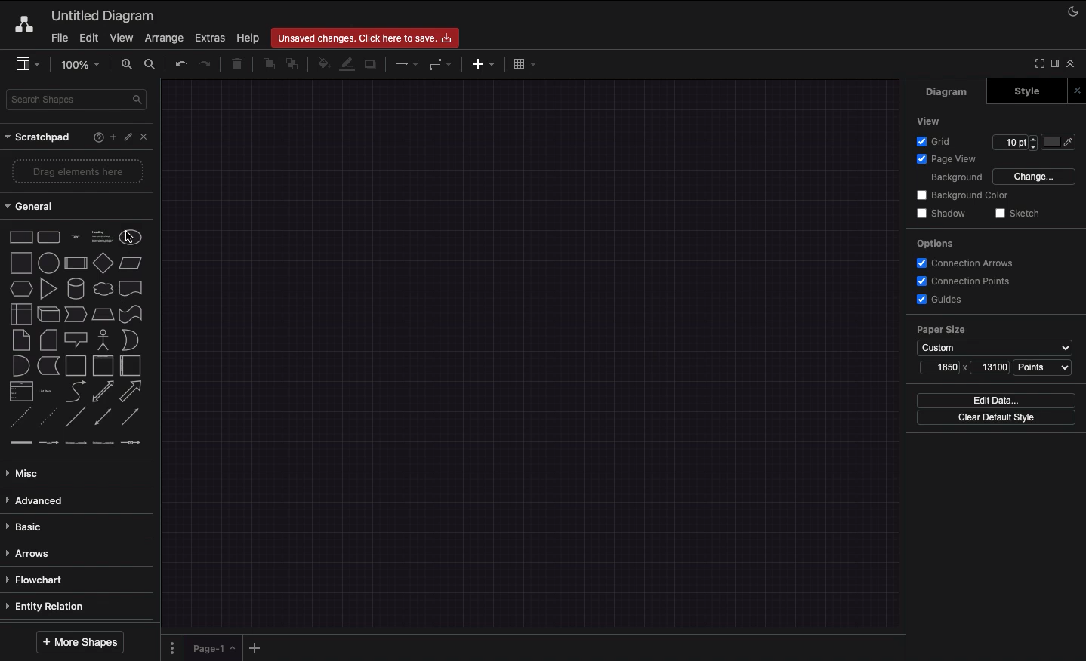 This screenshot has height=661, width=1086. Describe the element at coordinates (76, 315) in the screenshot. I see `Step` at that location.